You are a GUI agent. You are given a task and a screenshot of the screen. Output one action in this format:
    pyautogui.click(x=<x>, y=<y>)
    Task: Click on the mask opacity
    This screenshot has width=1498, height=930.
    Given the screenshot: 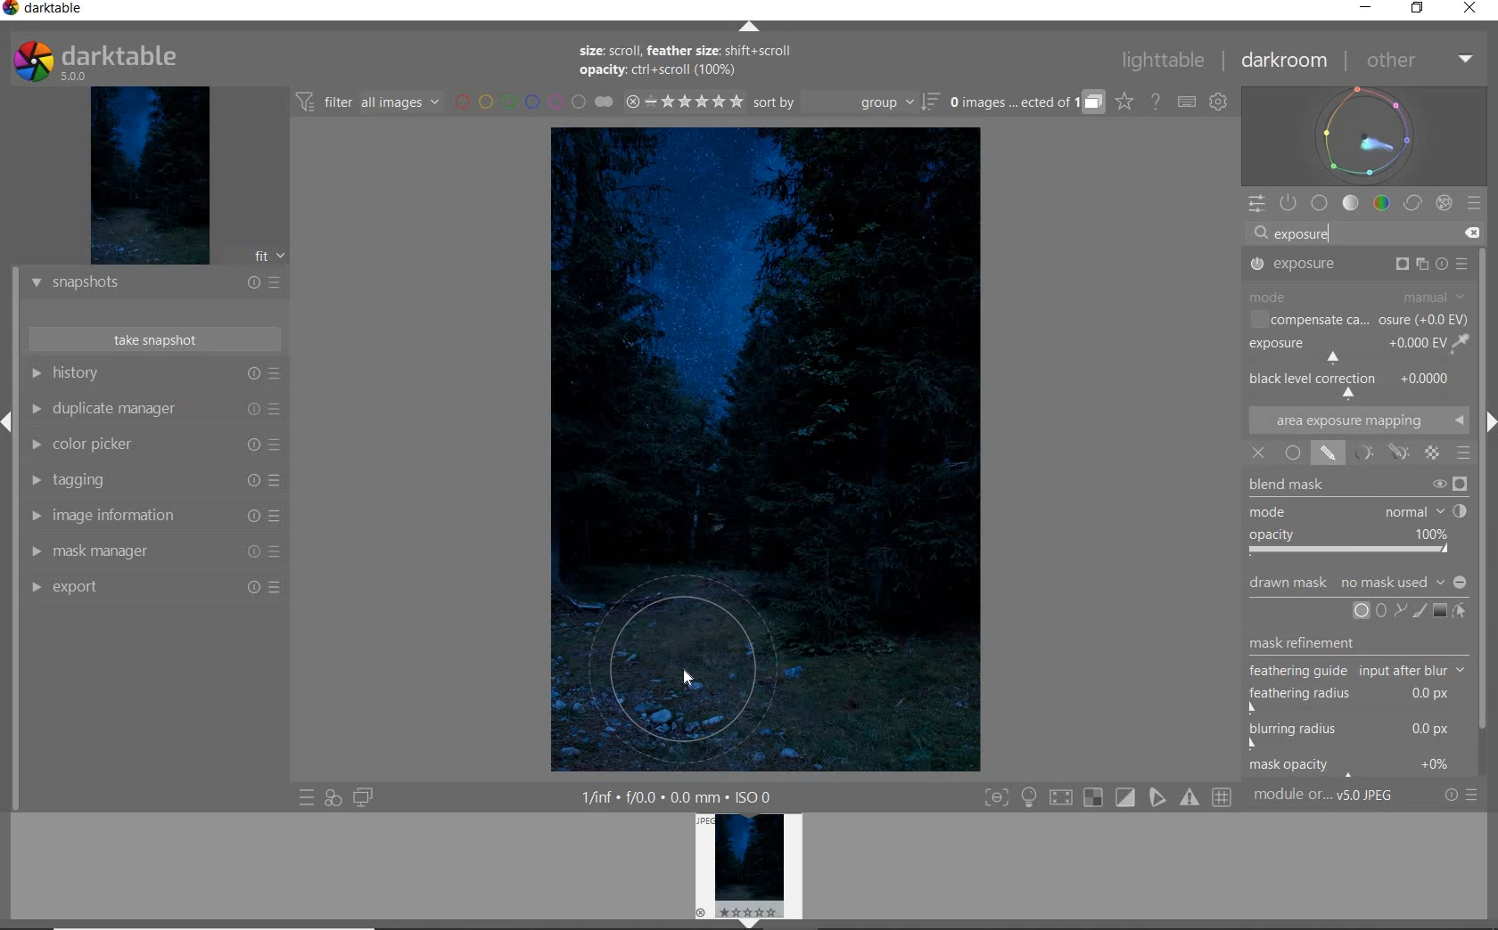 What is the action you would take?
    pyautogui.click(x=1355, y=768)
    